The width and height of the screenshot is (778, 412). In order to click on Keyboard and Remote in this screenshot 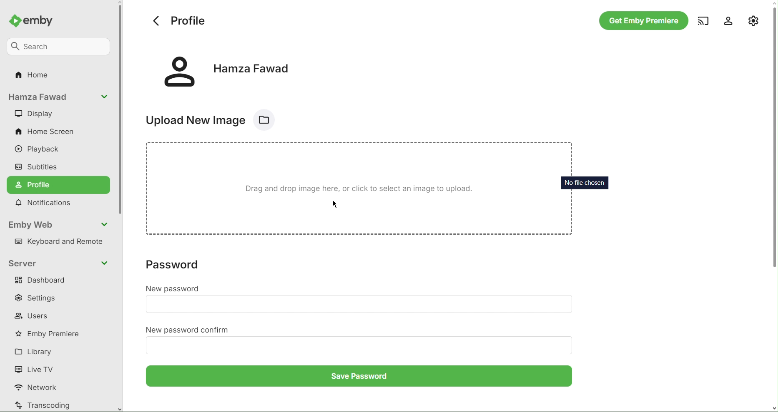, I will do `click(61, 243)`.